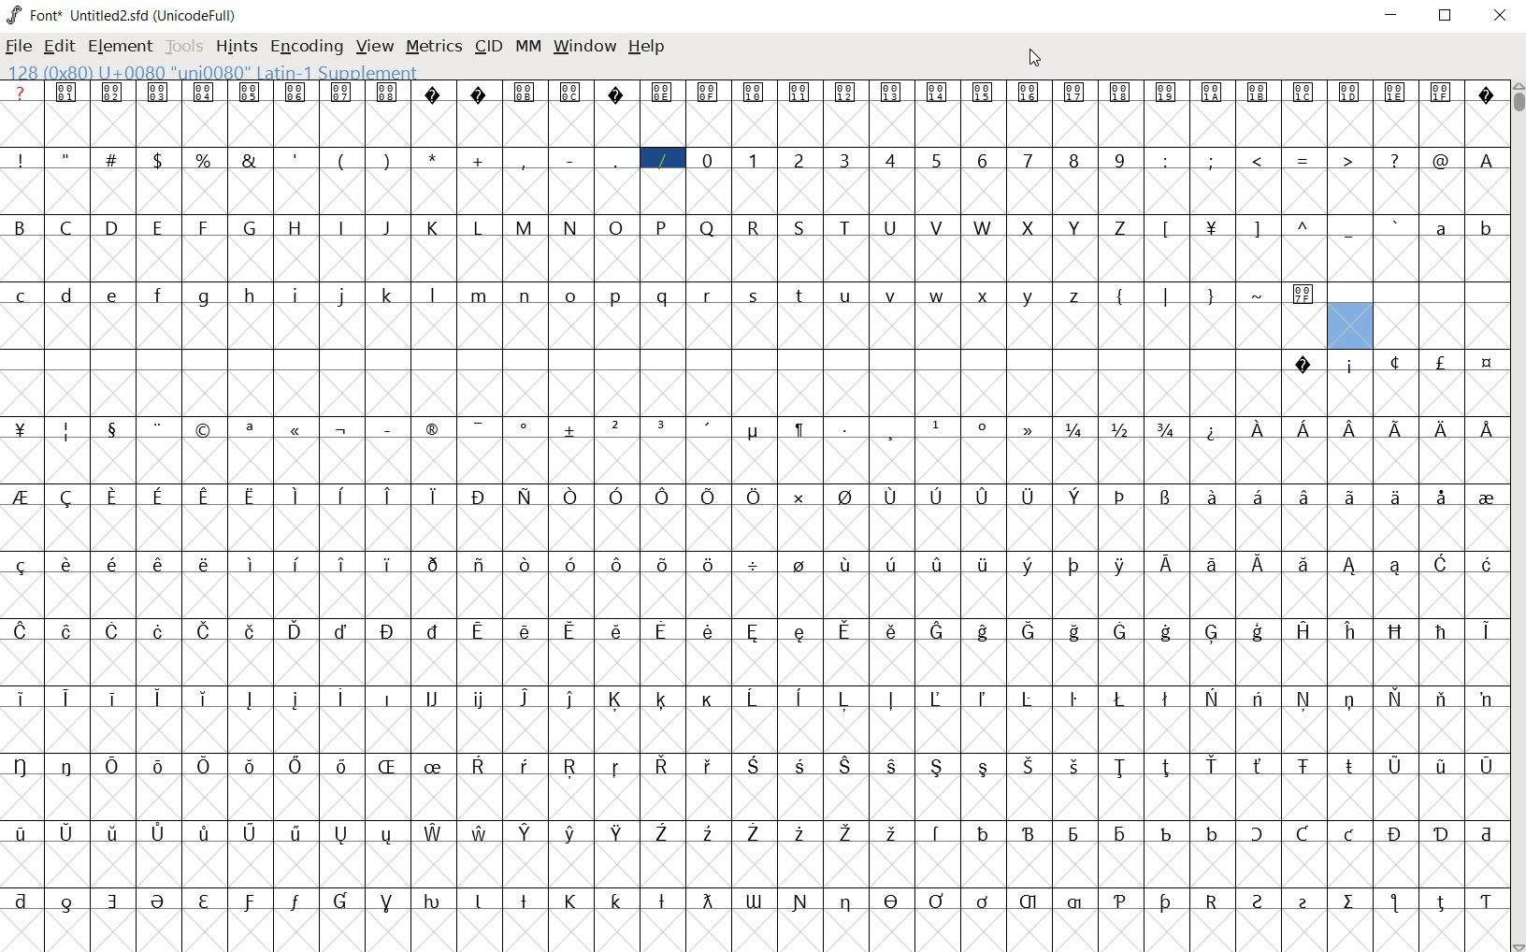  I want to click on glyph, so click(982, 161).